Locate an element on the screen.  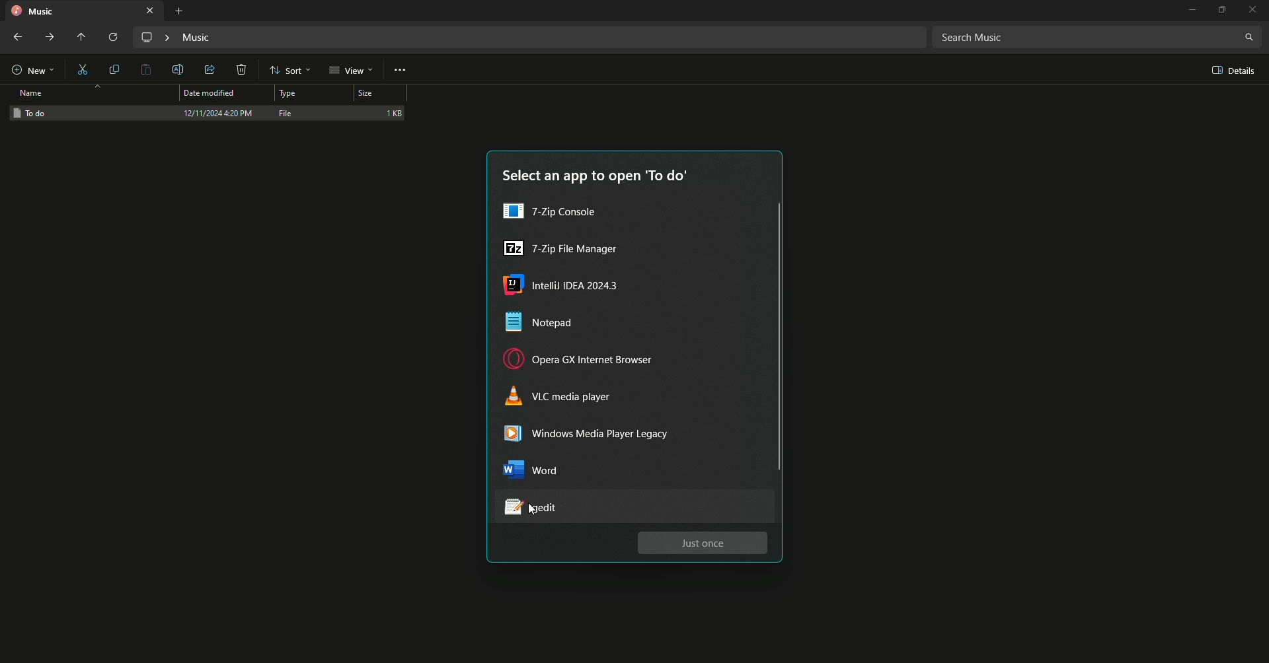
Move up is located at coordinates (79, 36).